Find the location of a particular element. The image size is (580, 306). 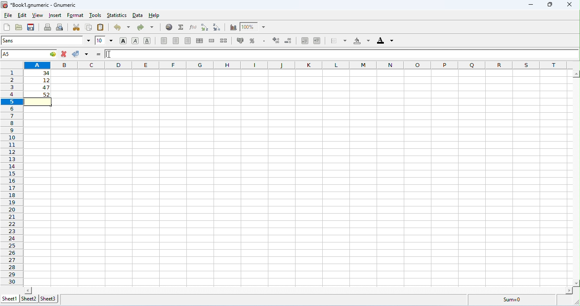

view is located at coordinates (38, 16).